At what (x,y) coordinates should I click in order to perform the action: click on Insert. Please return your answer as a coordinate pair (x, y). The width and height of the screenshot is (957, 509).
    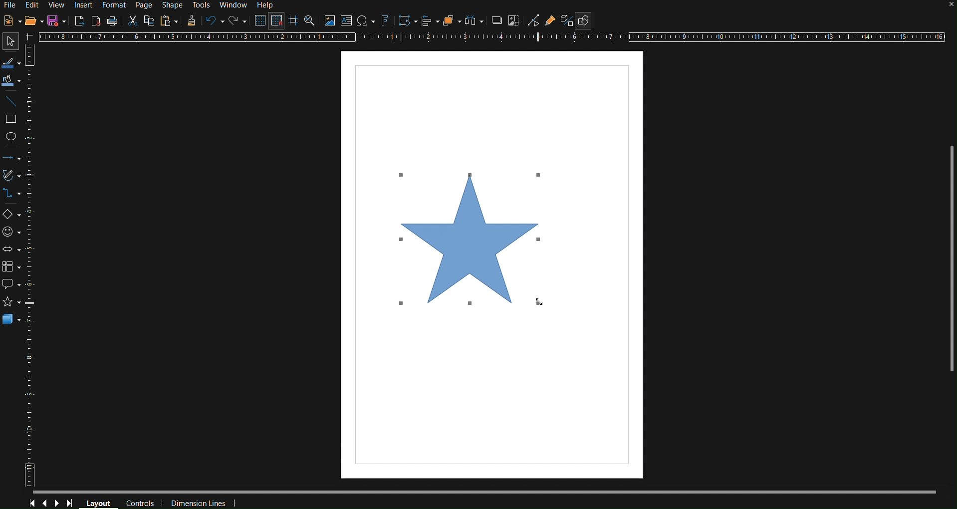
    Looking at the image, I should click on (83, 5).